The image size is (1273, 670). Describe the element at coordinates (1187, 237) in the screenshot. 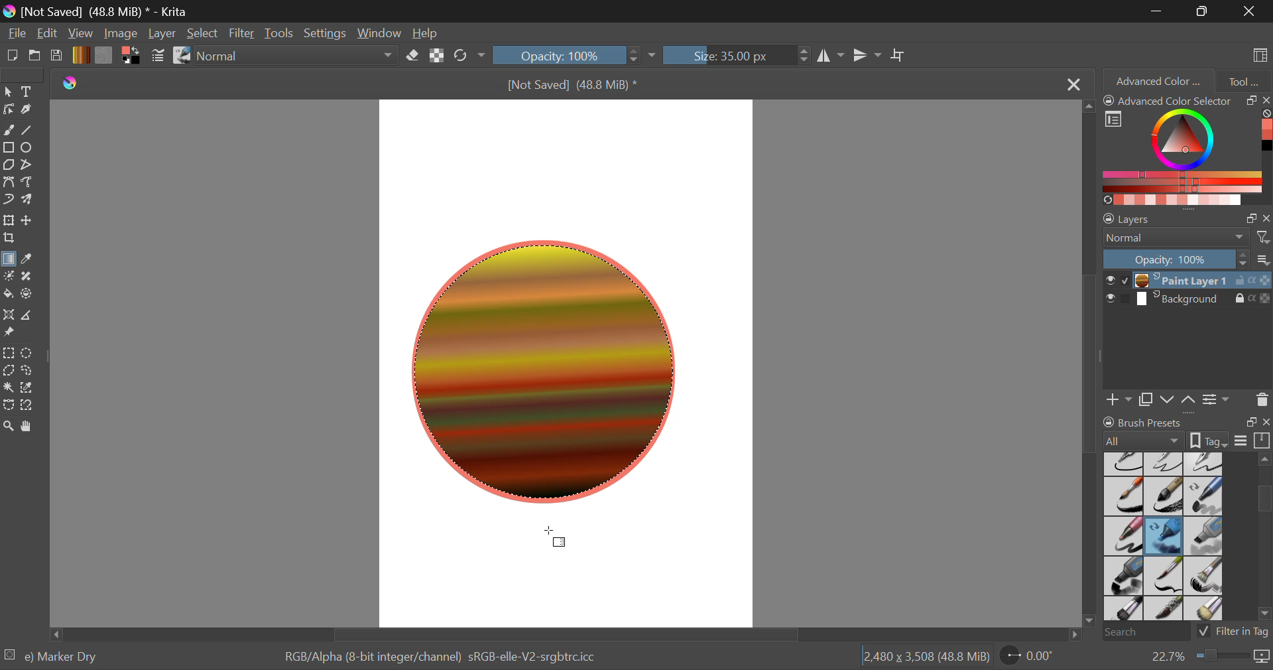

I see `Blending Mode` at that location.